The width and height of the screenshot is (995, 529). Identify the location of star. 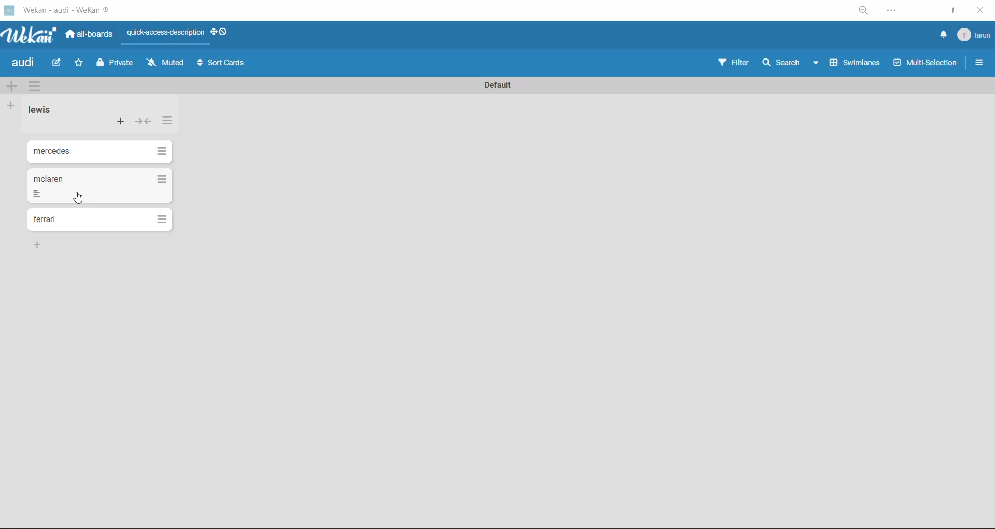
(77, 64).